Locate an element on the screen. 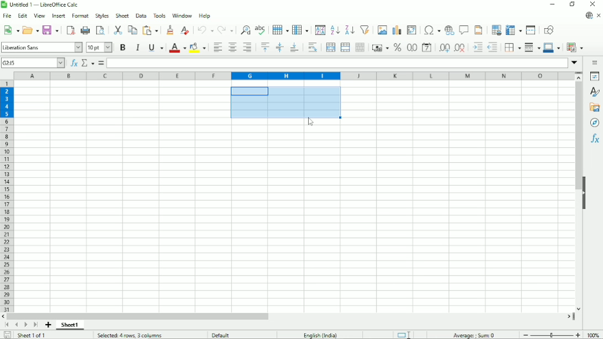 The height and width of the screenshot is (339, 603). Borders is located at coordinates (512, 48).